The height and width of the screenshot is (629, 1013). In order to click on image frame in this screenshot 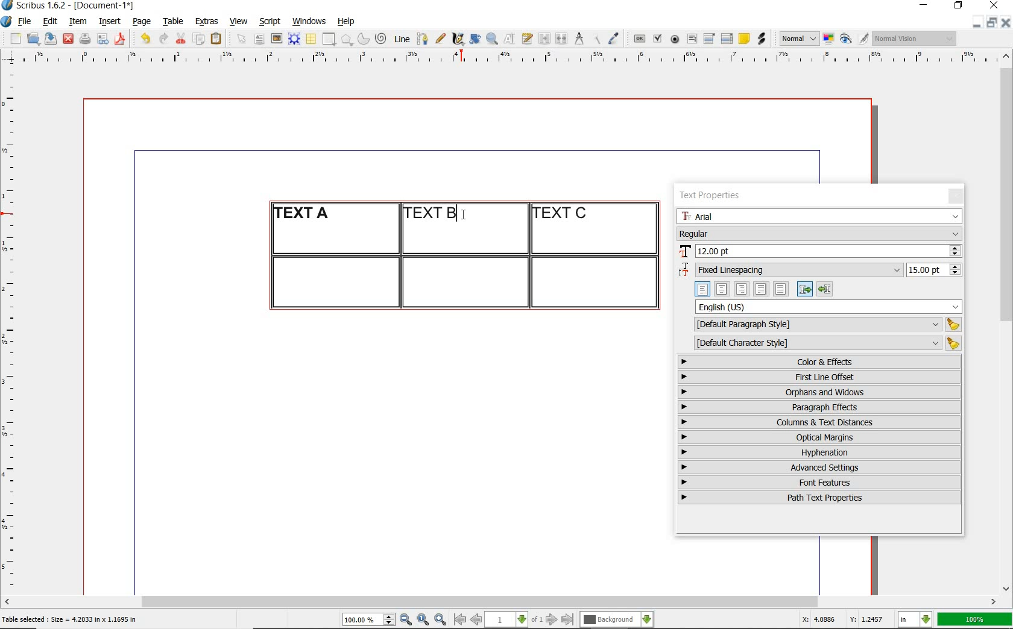, I will do `click(277, 39)`.